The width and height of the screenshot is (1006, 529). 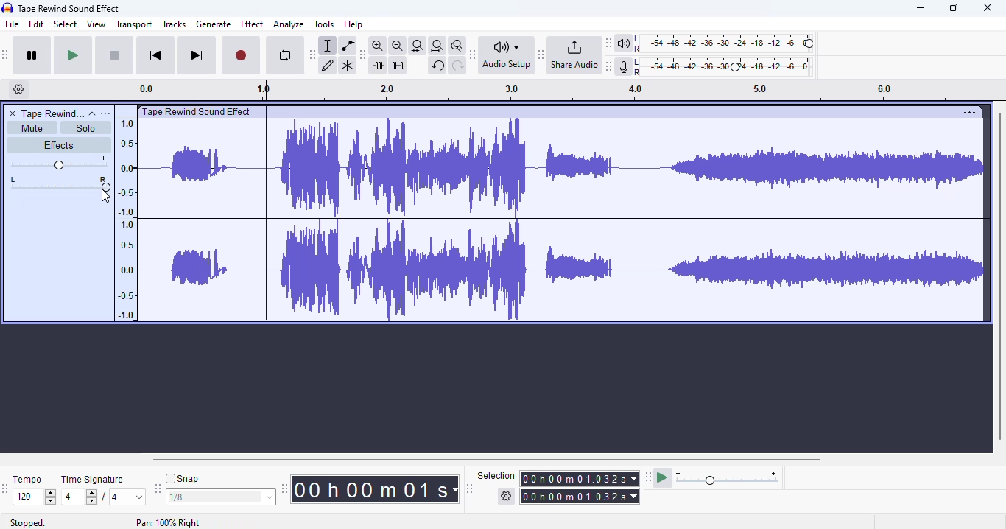 What do you see at coordinates (253, 24) in the screenshot?
I see `effect` at bounding box center [253, 24].